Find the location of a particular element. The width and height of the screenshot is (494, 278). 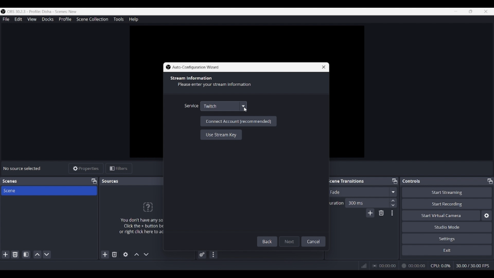

Help menu is located at coordinates (134, 19).